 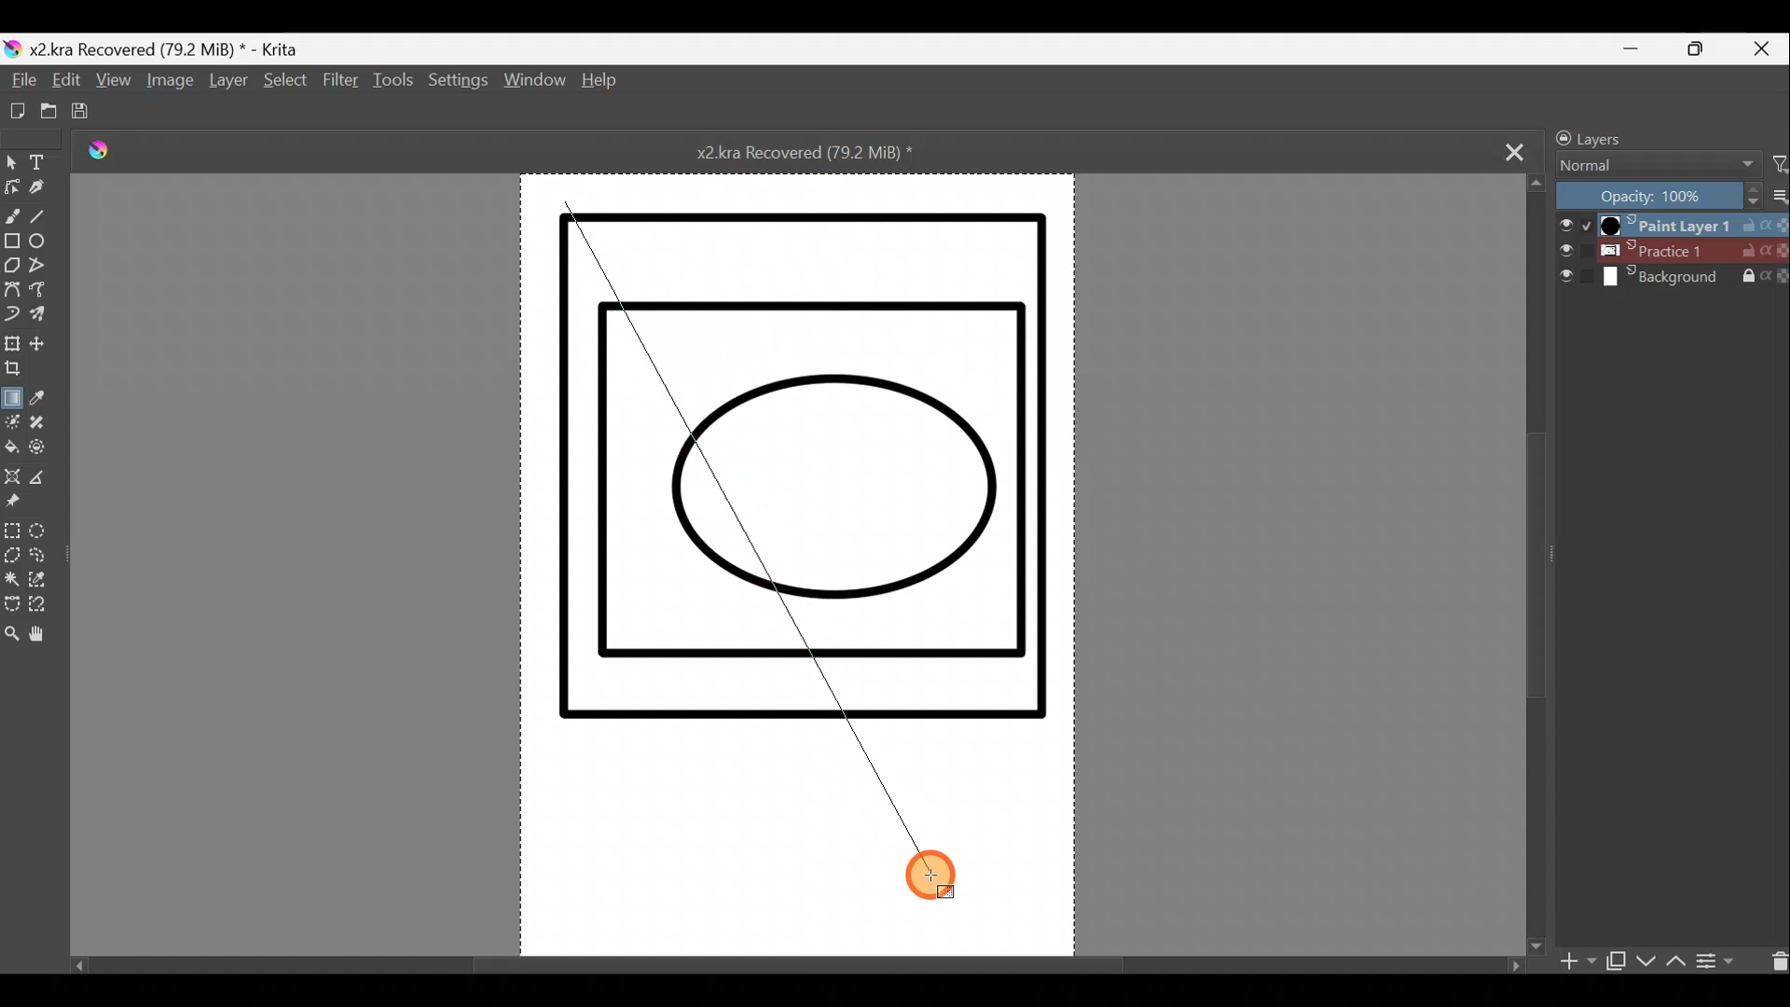 I want to click on Ellipse tool, so click(x=43, y=244).